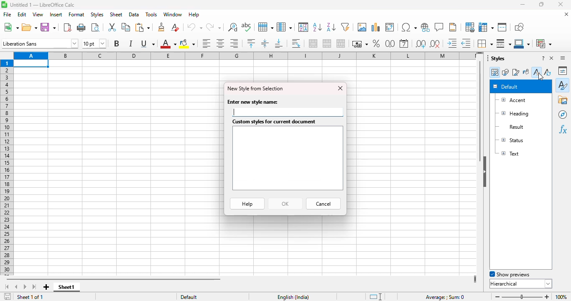 The width and height of the screenshot is (571, 301). Describe the element at coordinates (561, 297) in the screenshot. I see `zoom factor` at that location.